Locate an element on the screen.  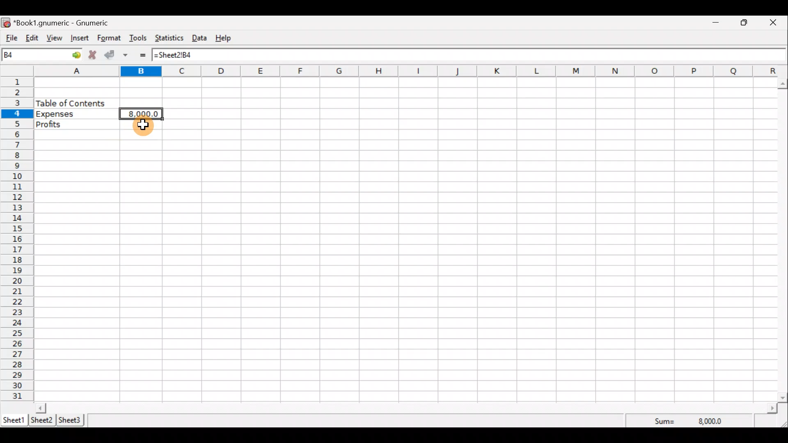
scroll right is located at coordinates (772, 409).